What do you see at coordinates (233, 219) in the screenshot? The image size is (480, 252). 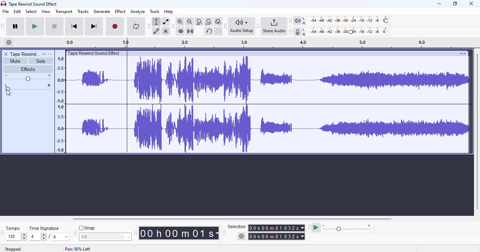 I see `horizontal scroll bar` at bounding box center [233, 219].